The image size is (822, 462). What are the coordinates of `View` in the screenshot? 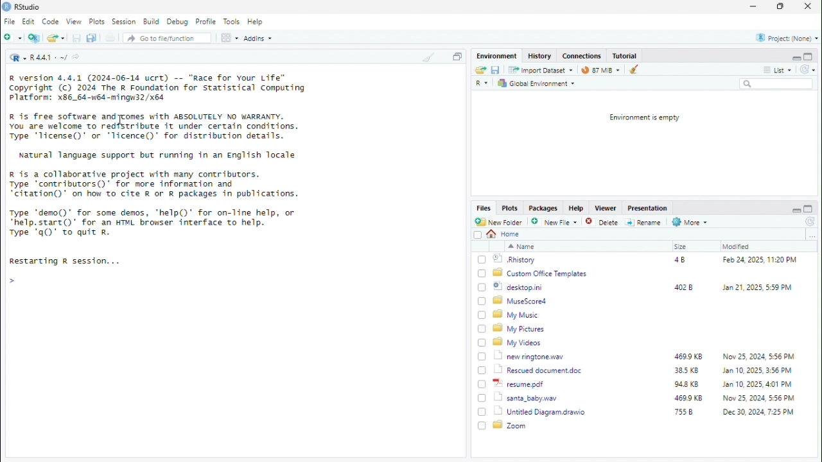 It's located at (74, 22).